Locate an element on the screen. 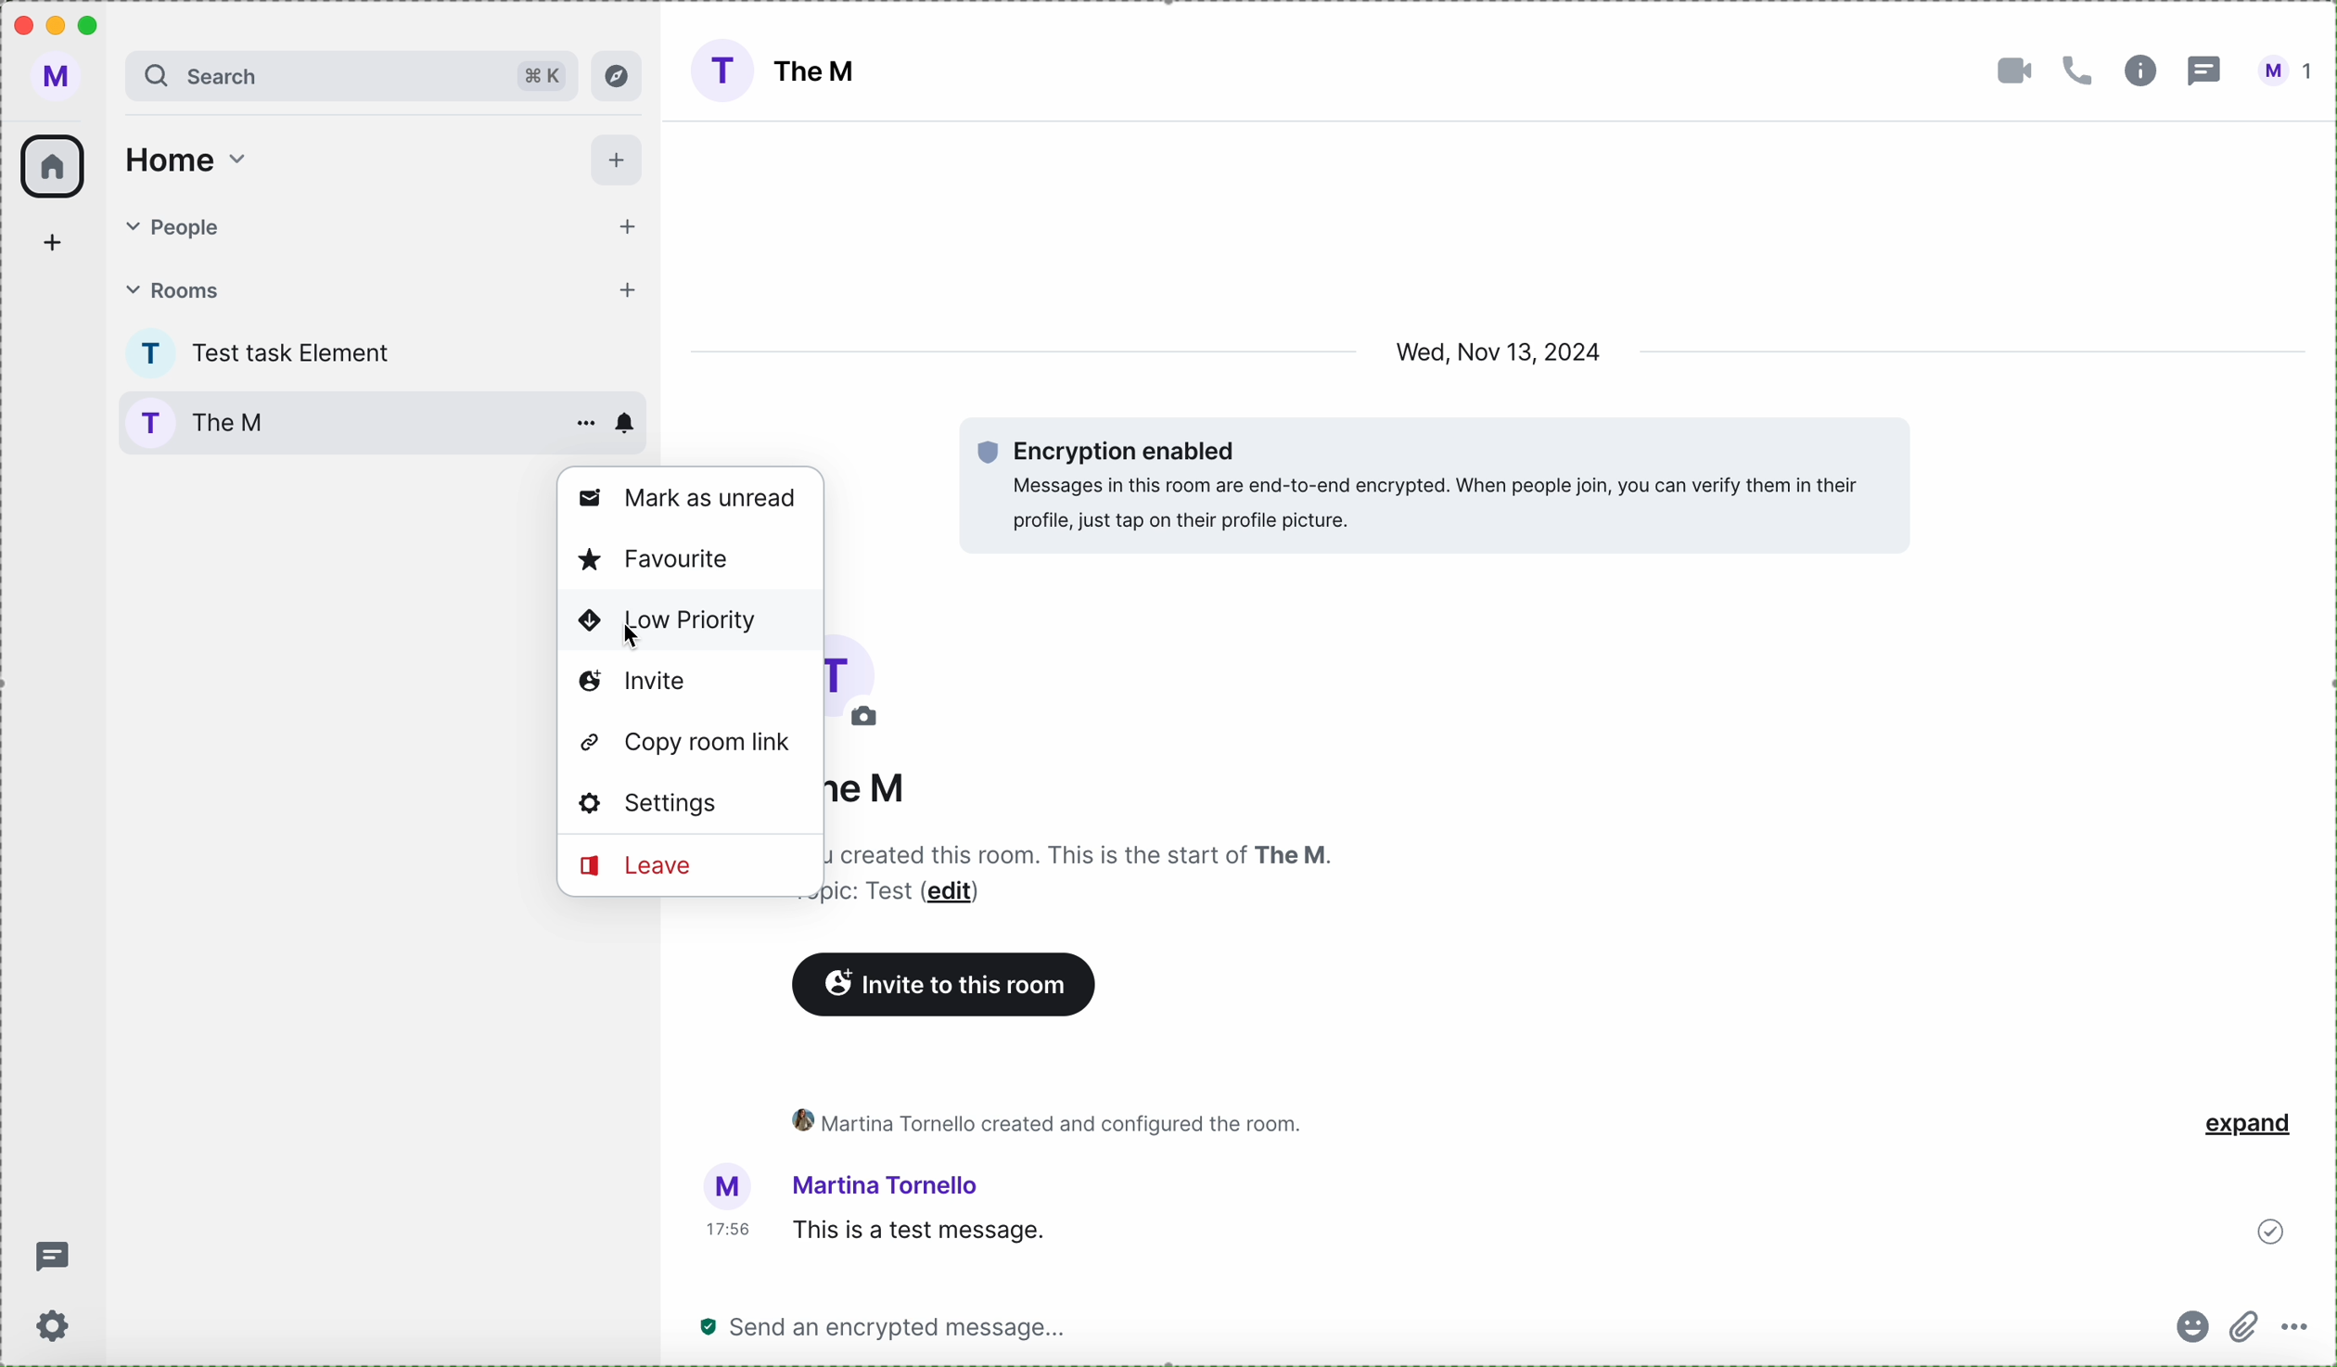 The width and height of the screenshot is (2337, 1367). text is located at coordinates (854, 890).